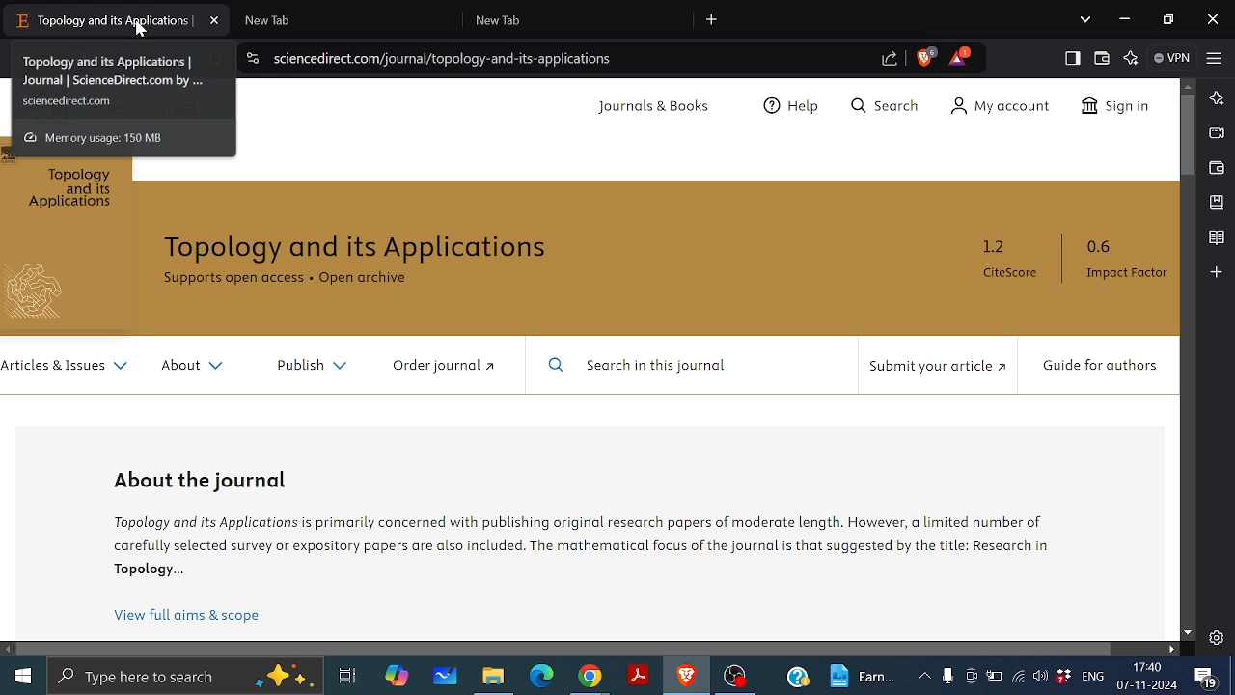 The width and height of the screenshot is (1235, 695). Describe the element at coordinates (371, 264) in the screenshot. I see `Topology and its Applications
Supports open access - Open archive` at that location.